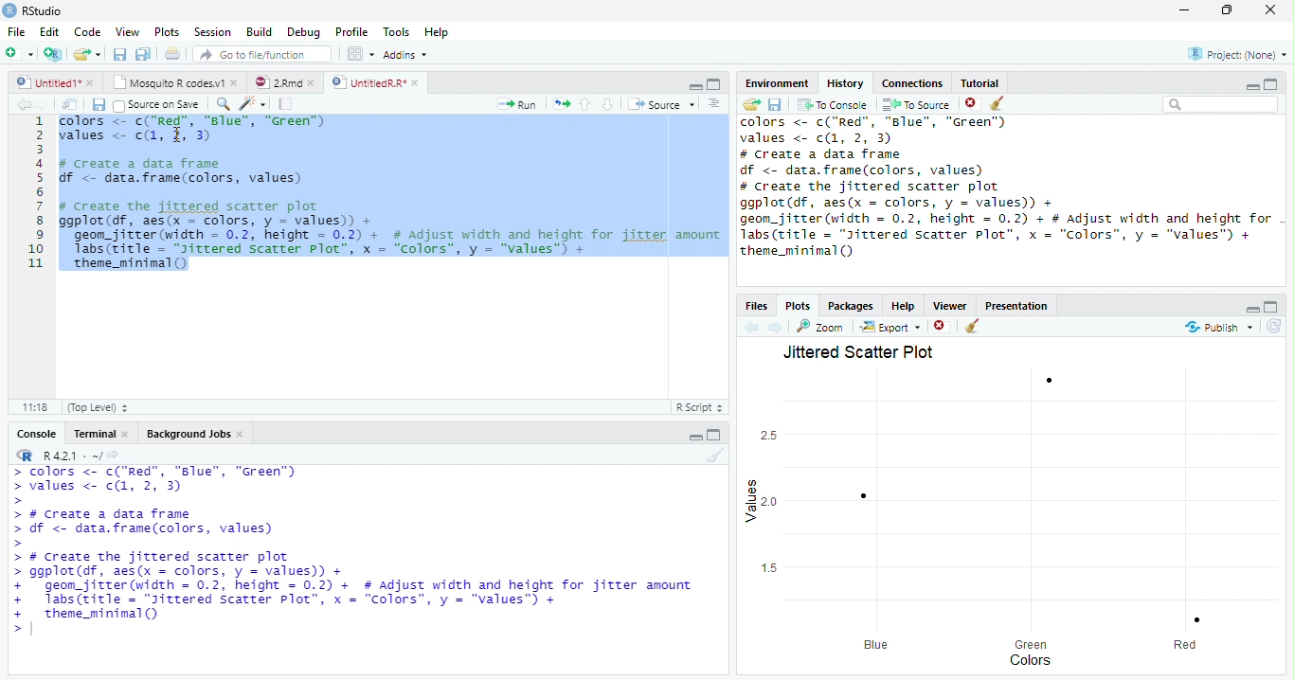 The height and width of the screenshot is (680, 1294). Describe the element at coordinates (352, 31) in the screenshot. I see `Profile` at that location.